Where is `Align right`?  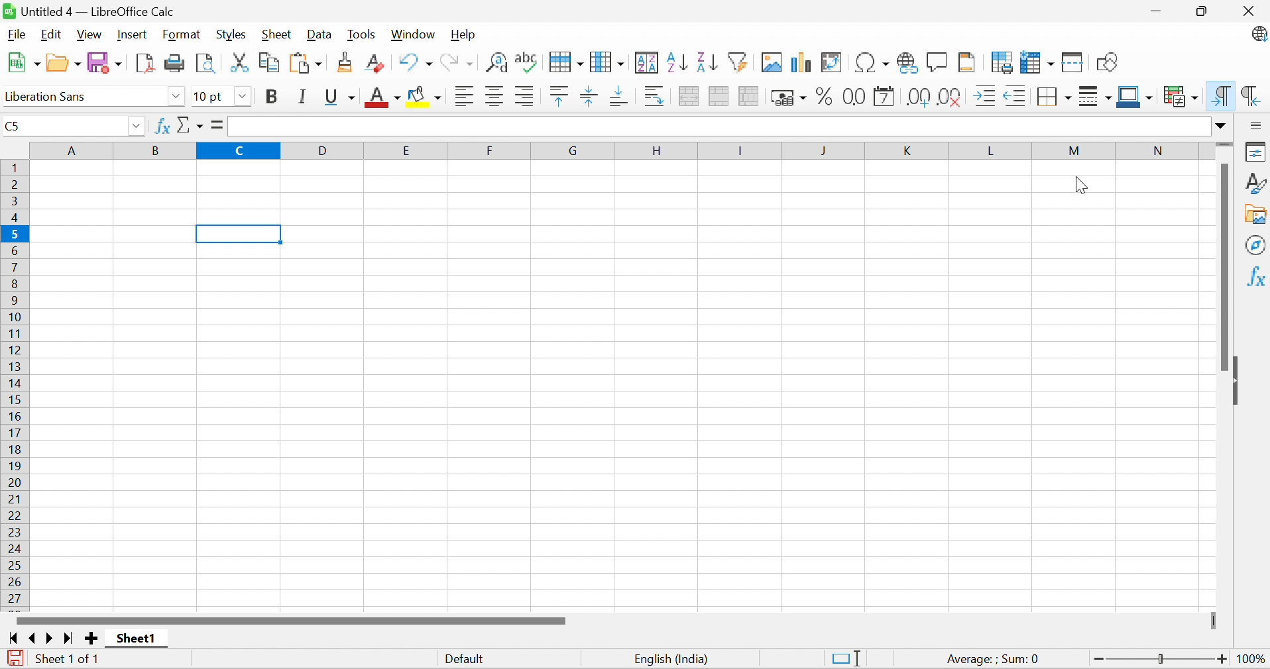
Align right is located at coordinates (525, 97).